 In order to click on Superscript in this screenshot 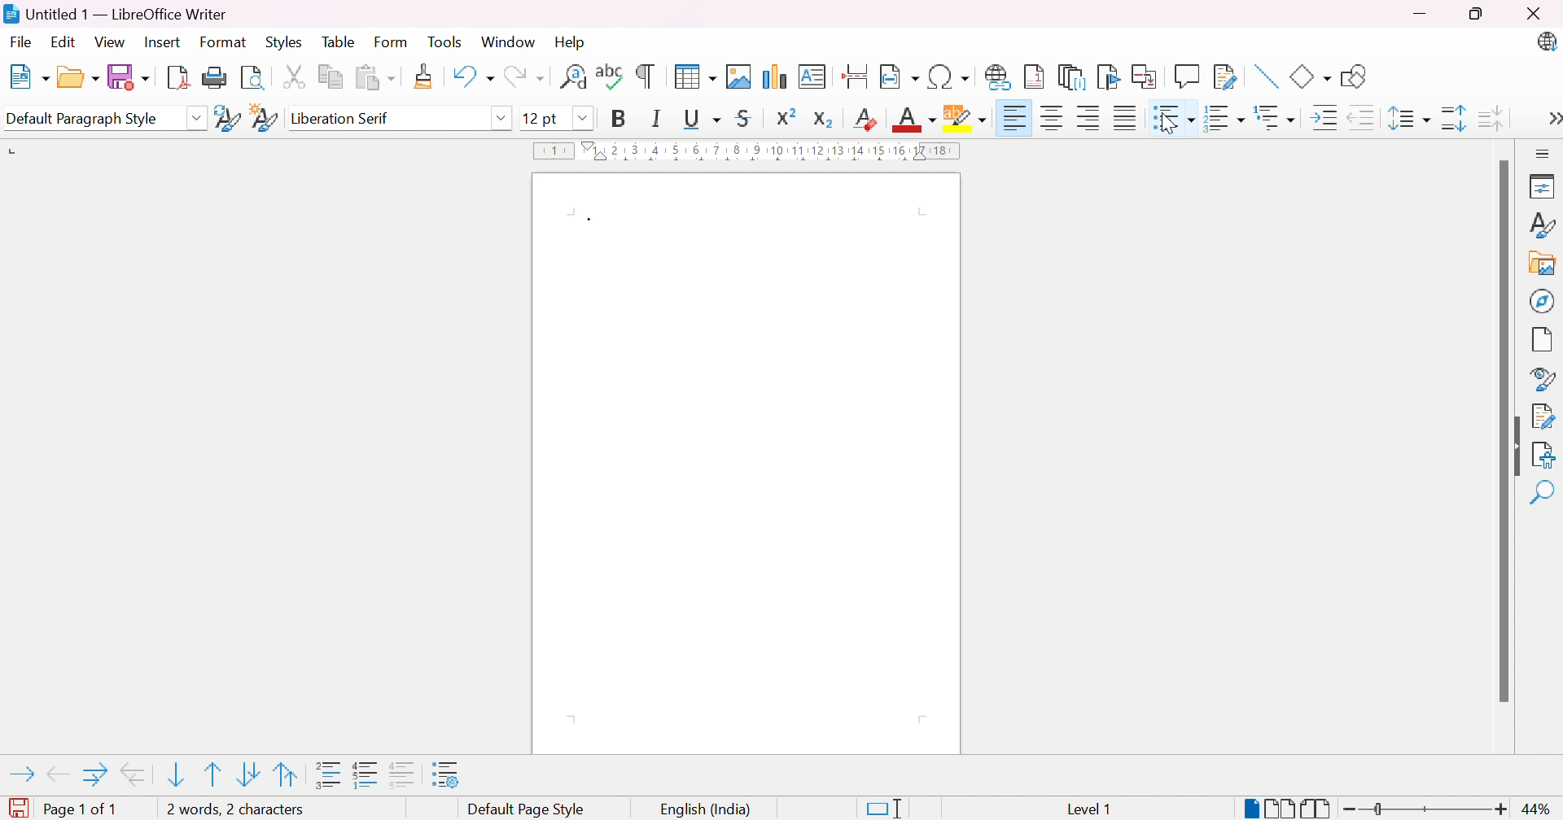, I will do `click(786, 117)`.